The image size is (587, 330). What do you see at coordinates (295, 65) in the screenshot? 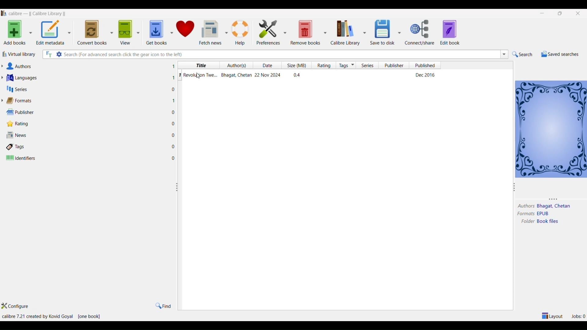
I see `size` at bounding box center [295, 65].